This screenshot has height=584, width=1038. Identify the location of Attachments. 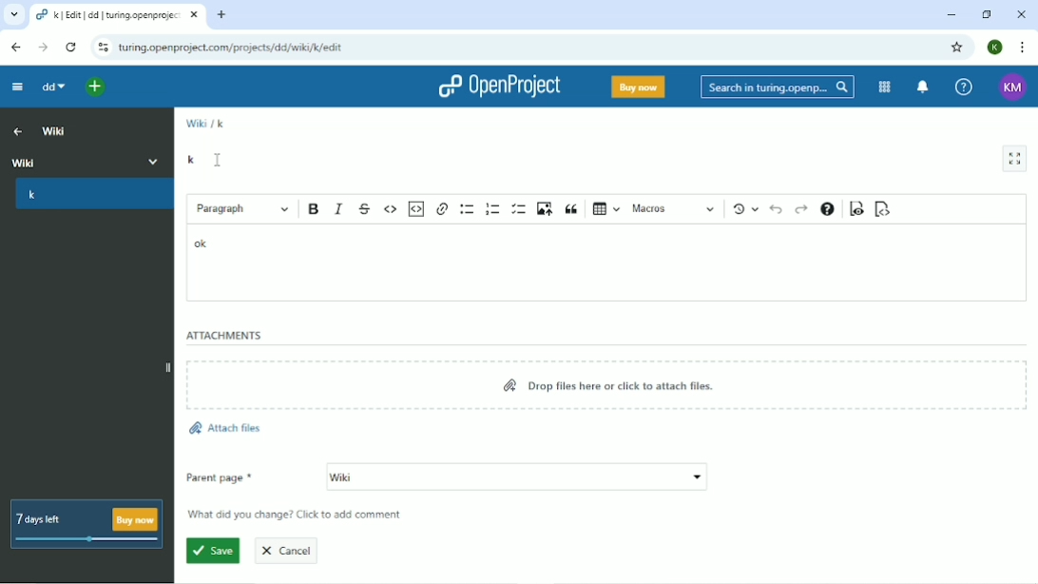
(225, 335).